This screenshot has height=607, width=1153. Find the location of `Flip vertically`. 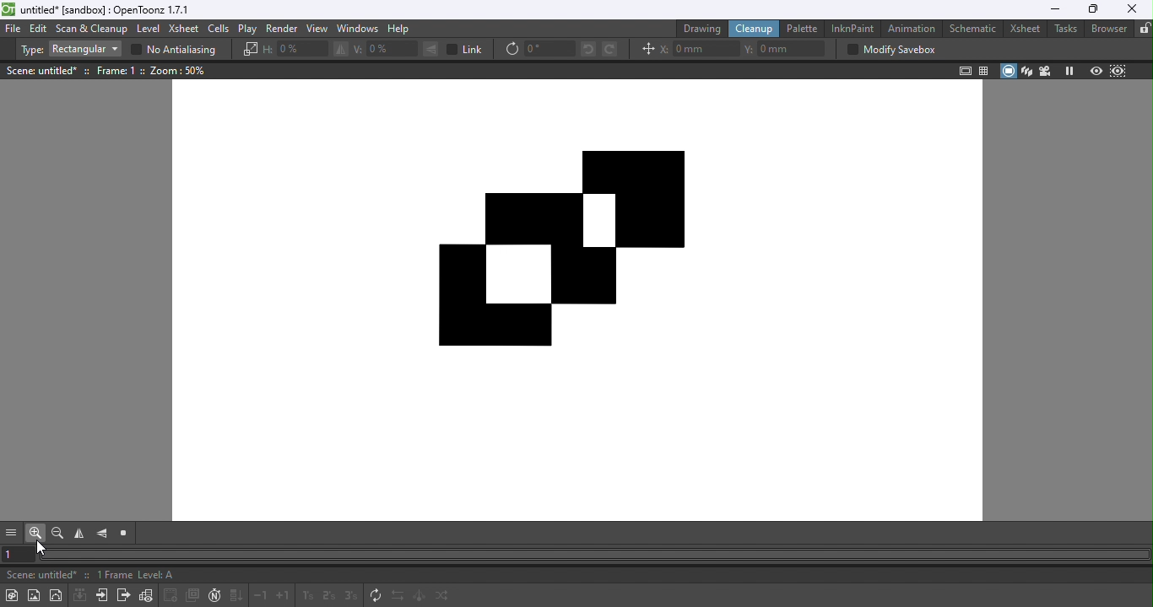

Flip vertically is located at coordinates (104, 535).